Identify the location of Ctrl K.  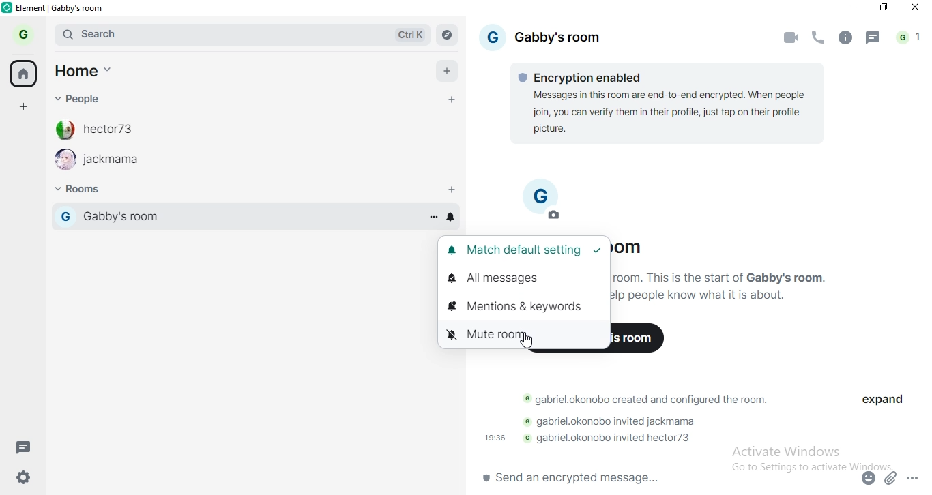
(409, 35).